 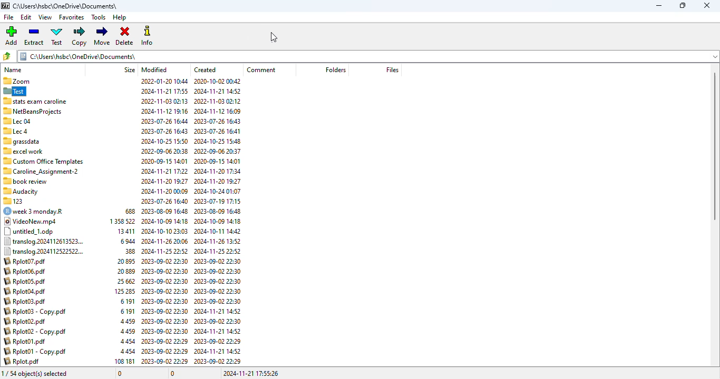 I want to click on add, so click(x=11, y=35).